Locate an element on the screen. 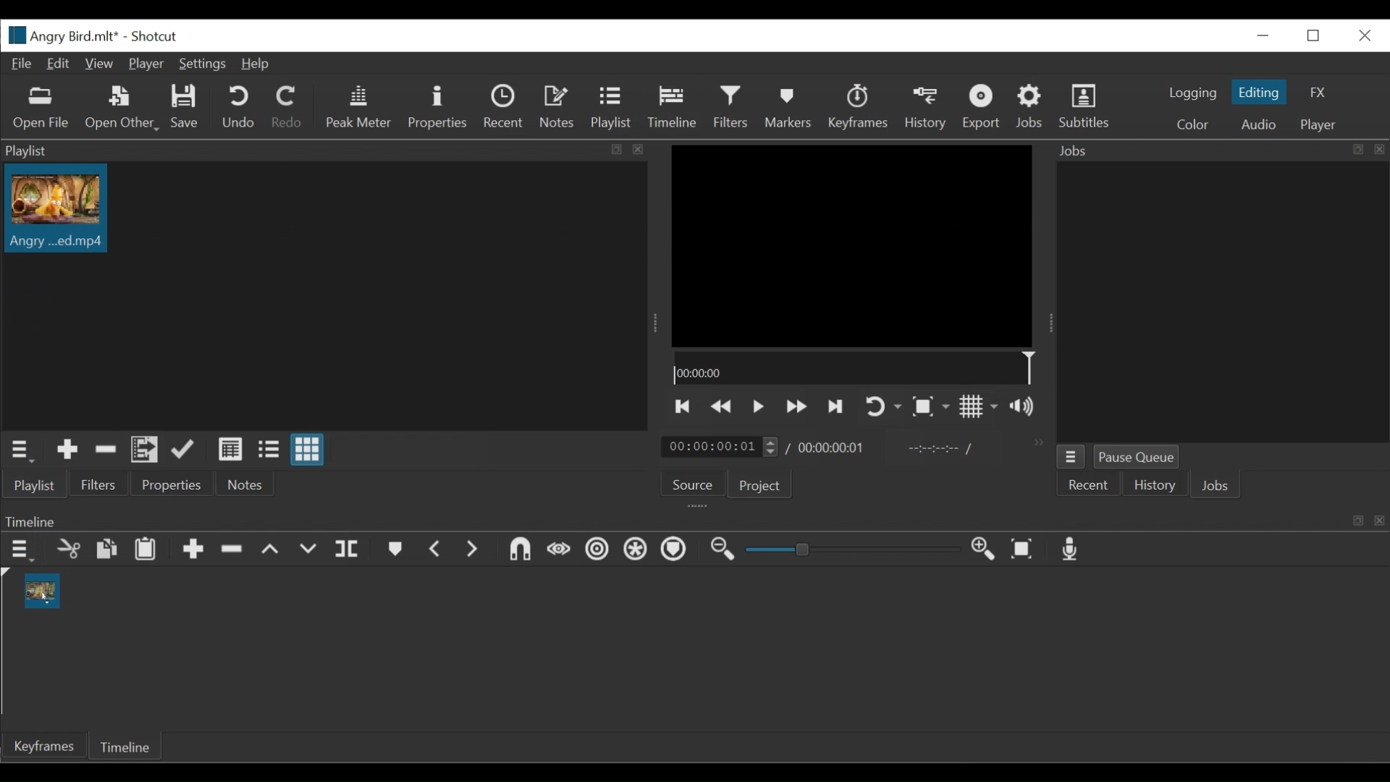  Open Other is located at coordinates (122, 109).